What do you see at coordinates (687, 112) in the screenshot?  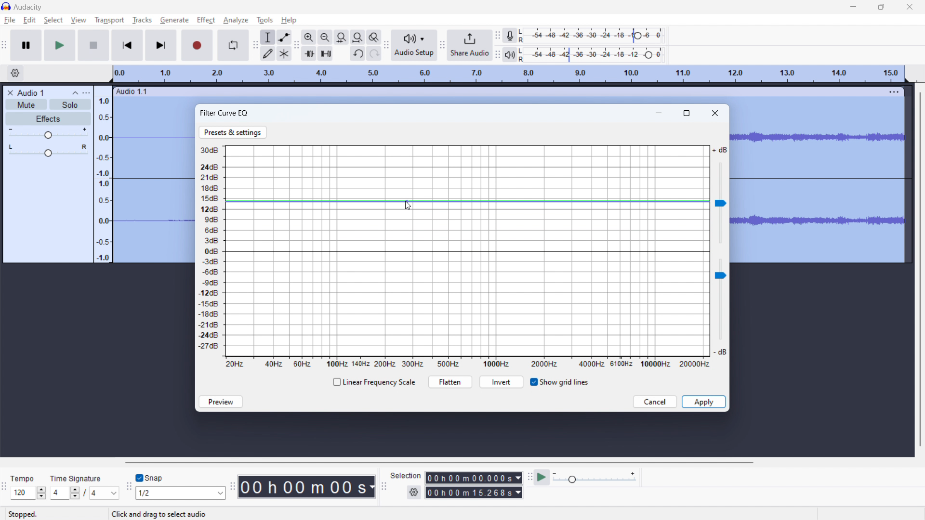 I see `maximize` at bounding box center [687, 112].